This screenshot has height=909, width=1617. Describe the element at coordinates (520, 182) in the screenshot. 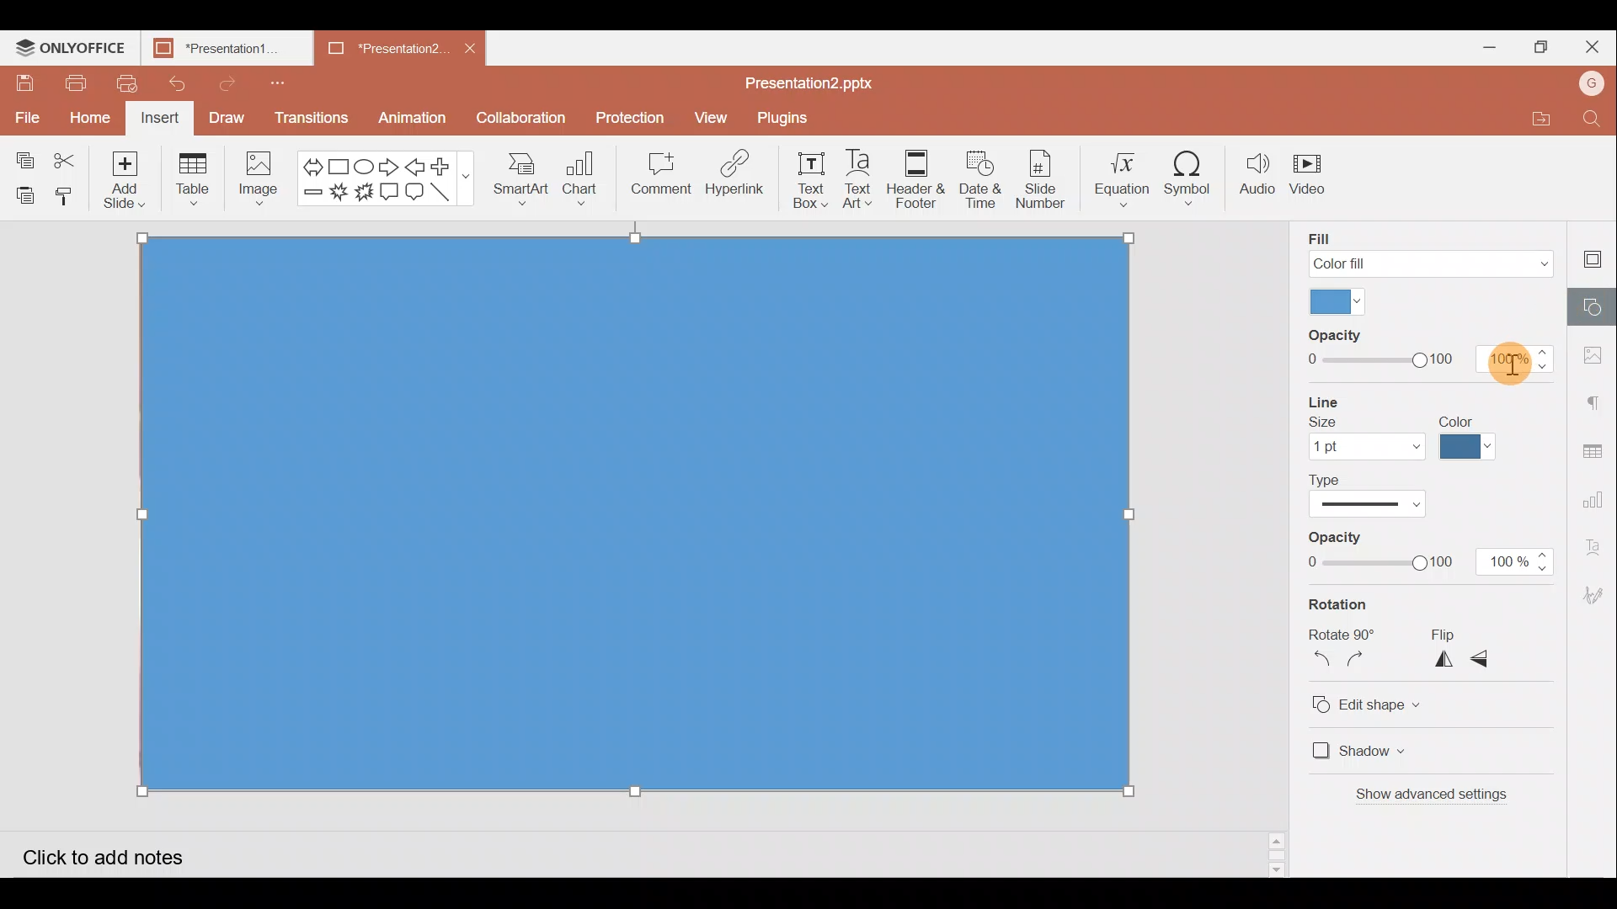

I see `SmartArt` at that location.